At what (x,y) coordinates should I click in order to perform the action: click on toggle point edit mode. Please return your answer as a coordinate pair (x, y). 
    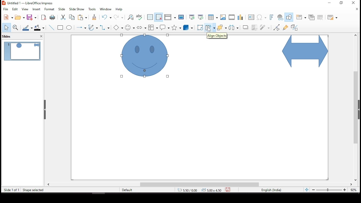
    Looking at the image, I should click on (277, 27).